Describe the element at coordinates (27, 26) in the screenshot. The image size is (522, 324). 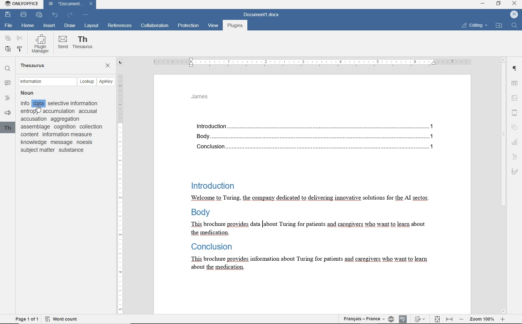
I see `HOME` at that location.